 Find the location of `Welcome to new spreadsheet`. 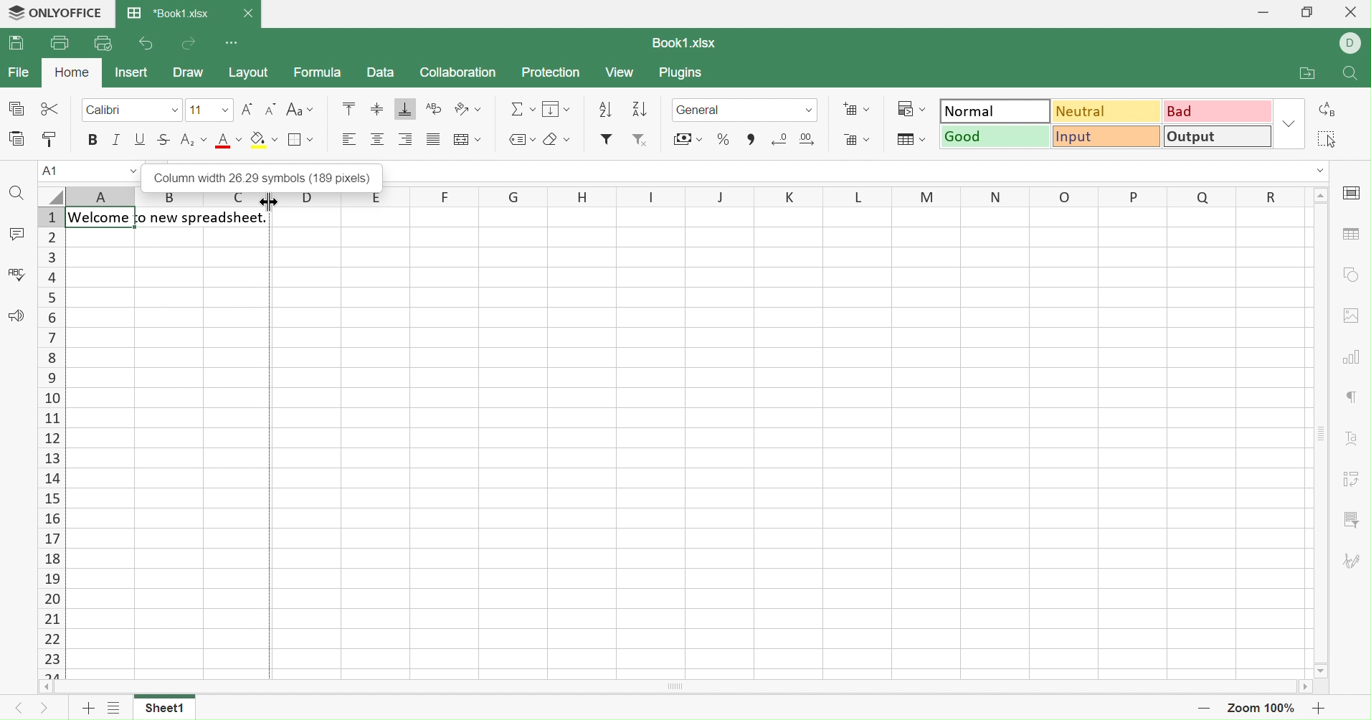

Welcome to new spreadsheet is located at coordinates (169, 219).